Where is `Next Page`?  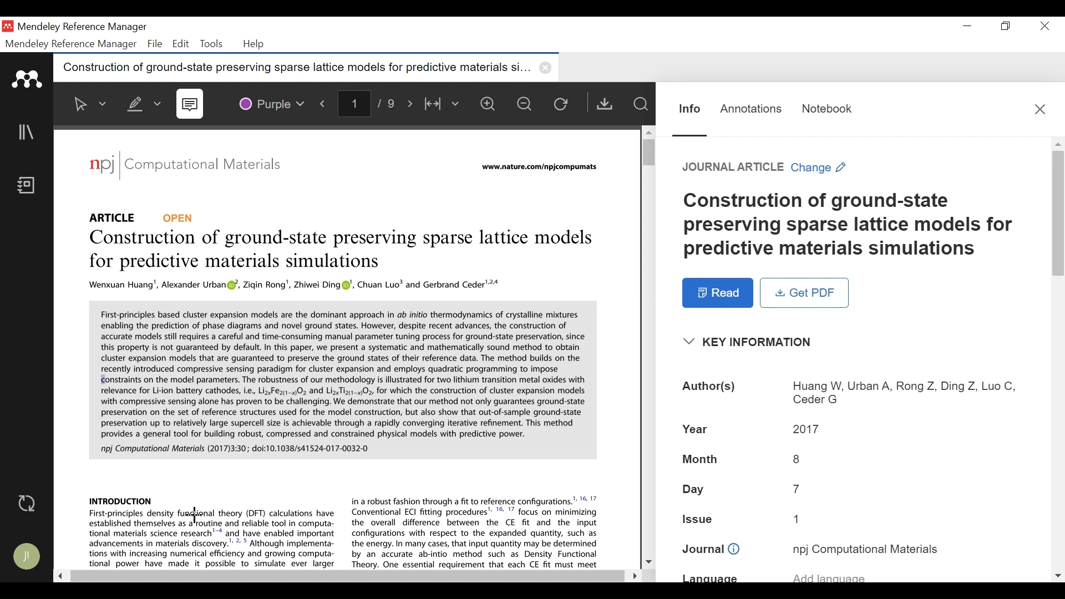 Next Page is located at coordinates (411, 104).